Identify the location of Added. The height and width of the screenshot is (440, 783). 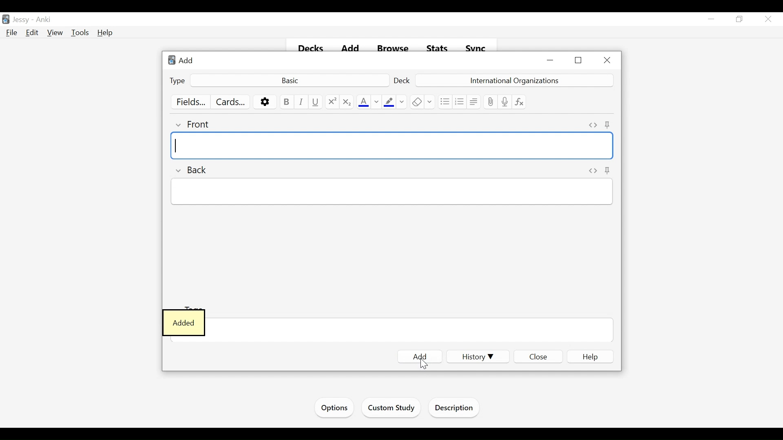
(184, 322).